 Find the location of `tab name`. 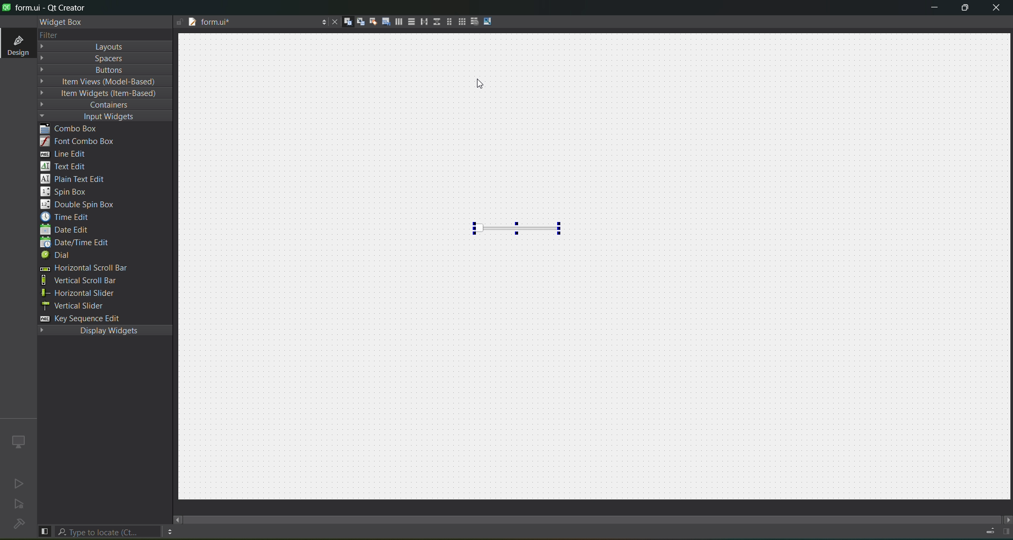

tab name is located at coordinates (227, 23).